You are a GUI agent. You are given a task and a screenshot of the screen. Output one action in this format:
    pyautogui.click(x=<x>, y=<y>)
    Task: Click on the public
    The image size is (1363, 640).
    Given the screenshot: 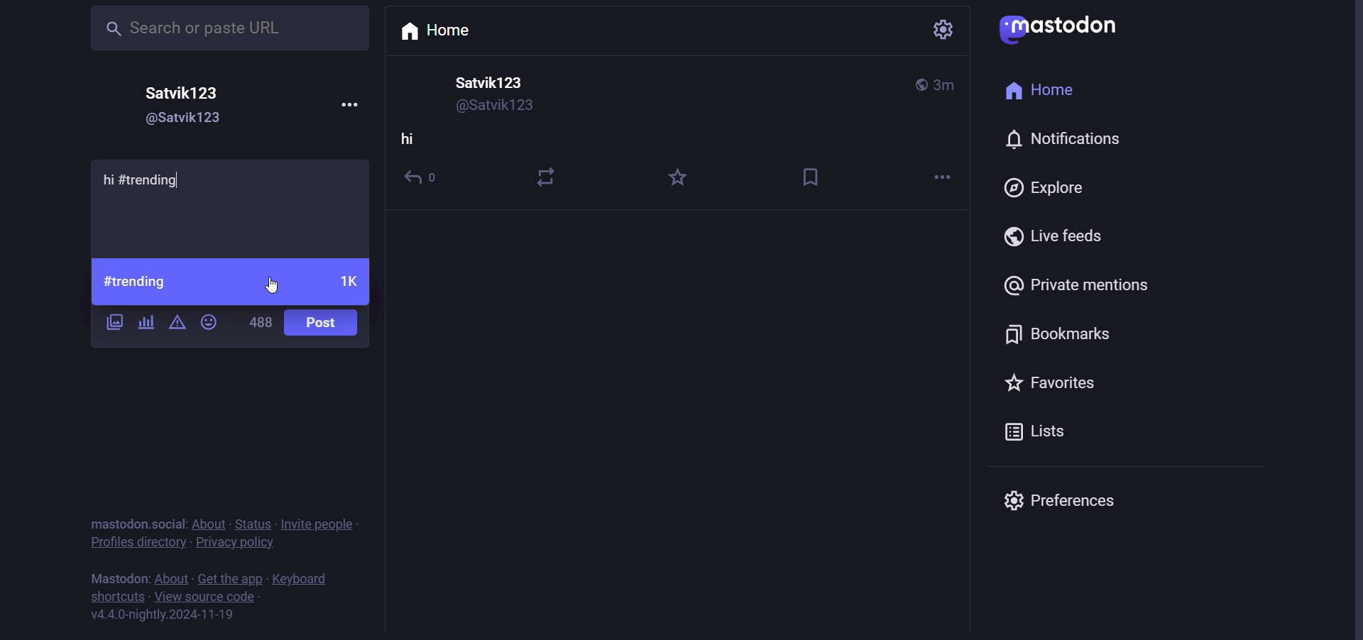 What is the action you would take?
    pyautogui.click(x=919, y=84)
    